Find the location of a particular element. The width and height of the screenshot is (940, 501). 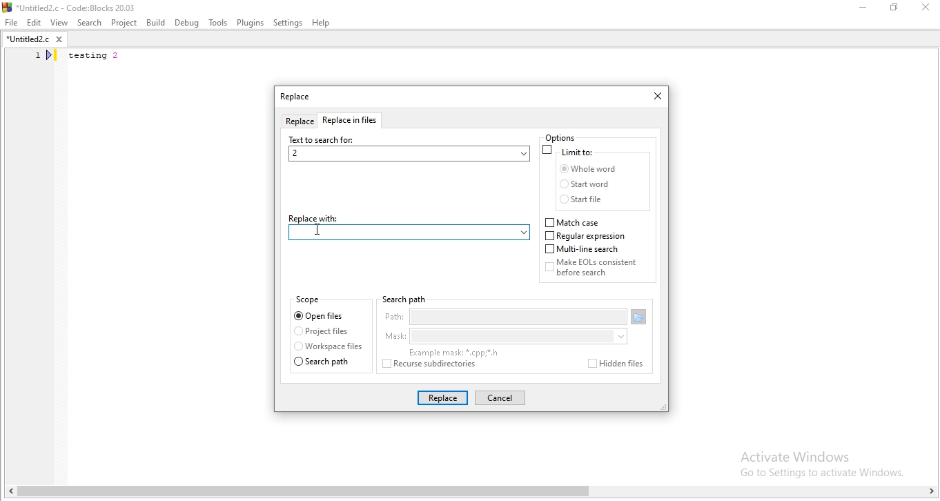

replace files is located at coordinates (353, 121).